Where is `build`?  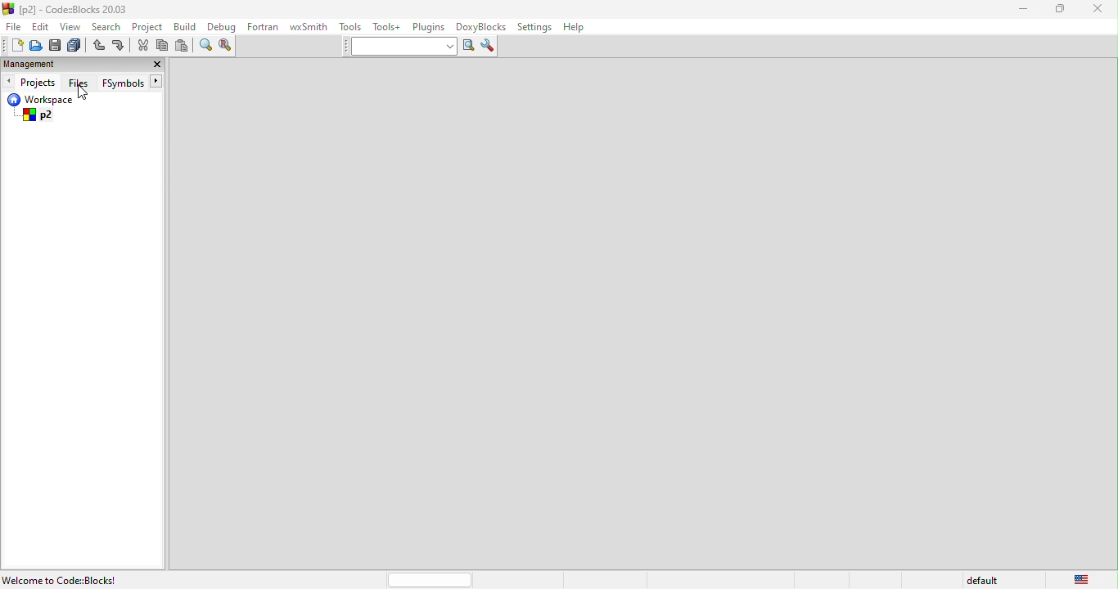
build is located at coordinates (187, 27).